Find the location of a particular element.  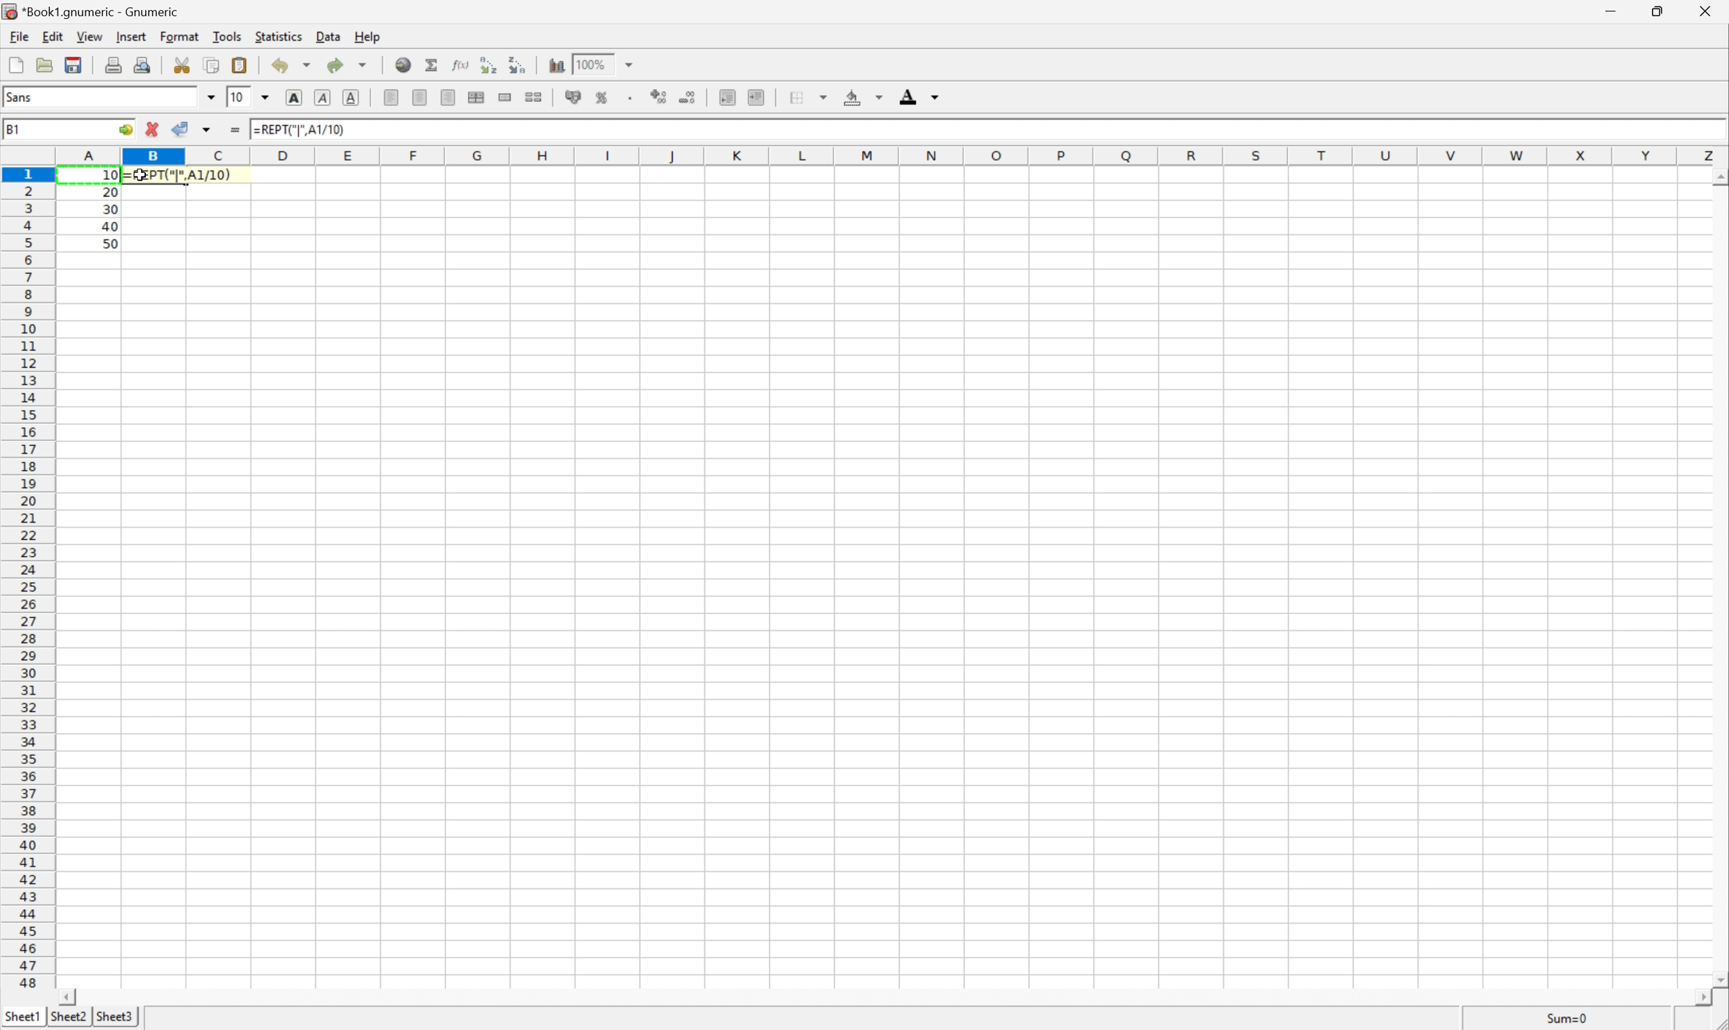

Background is located at coordinates (864, 97).